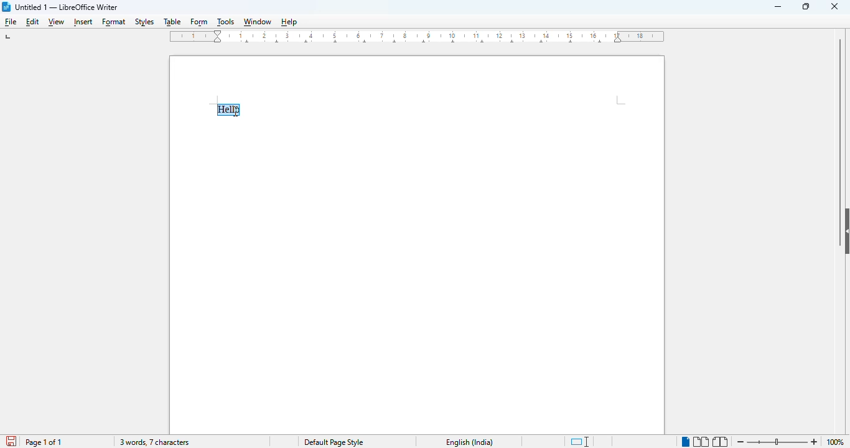 The height and width of the screenshot is (448, 850). What do you see at coordinates (82, 22) in the screenshot?
I see `insert` at bounding box center [82, 22].